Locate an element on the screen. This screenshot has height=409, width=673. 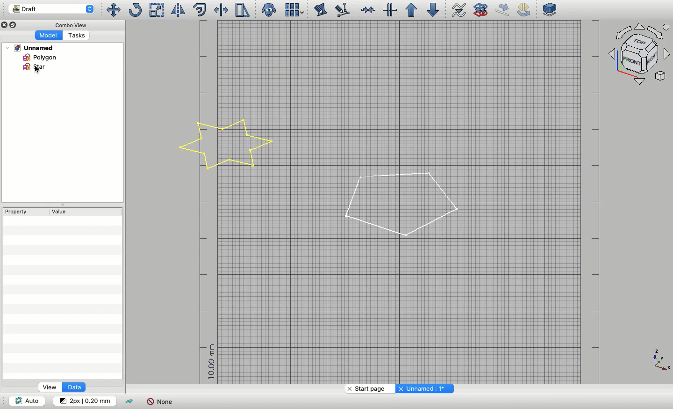
Upgrade is located at coordinates (411, 10).